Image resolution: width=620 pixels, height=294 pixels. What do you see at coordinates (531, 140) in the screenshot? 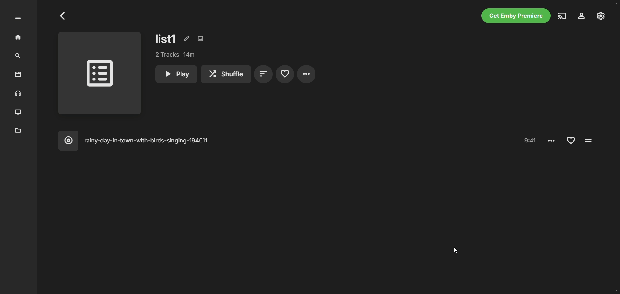
I see `Time` at bounding box center [531, 140].